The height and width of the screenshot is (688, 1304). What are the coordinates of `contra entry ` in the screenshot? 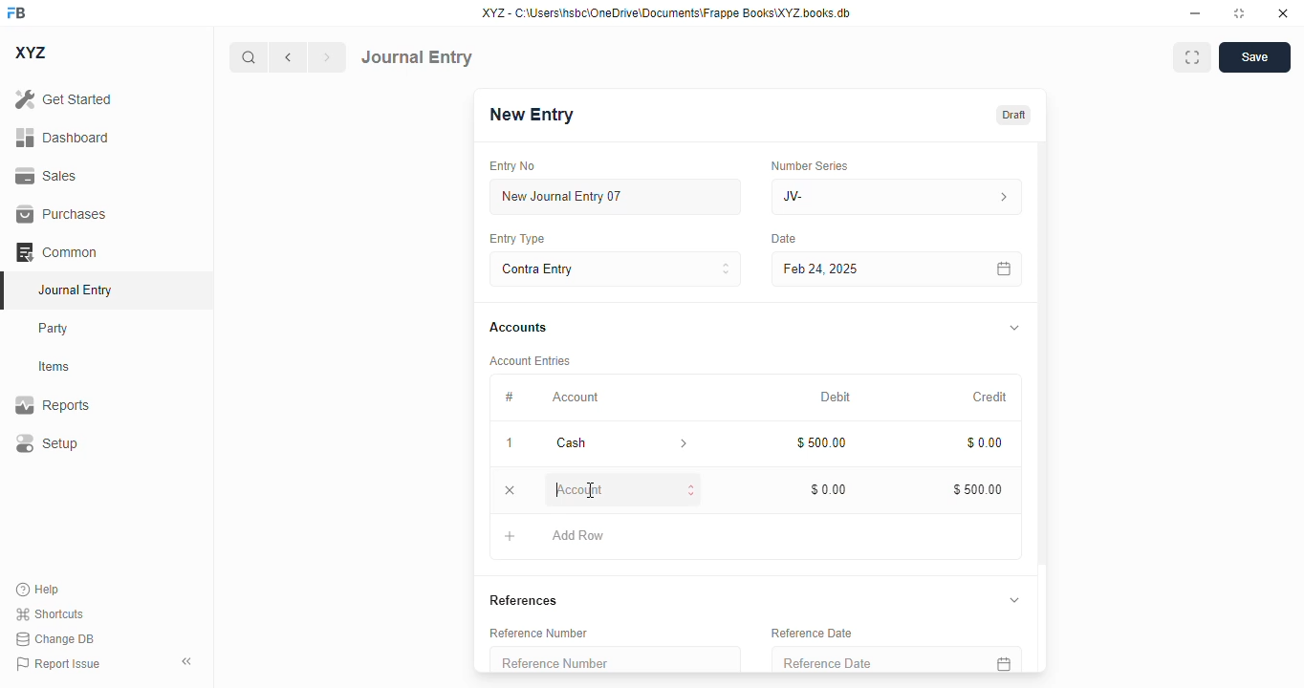 It's located at (615, 268).